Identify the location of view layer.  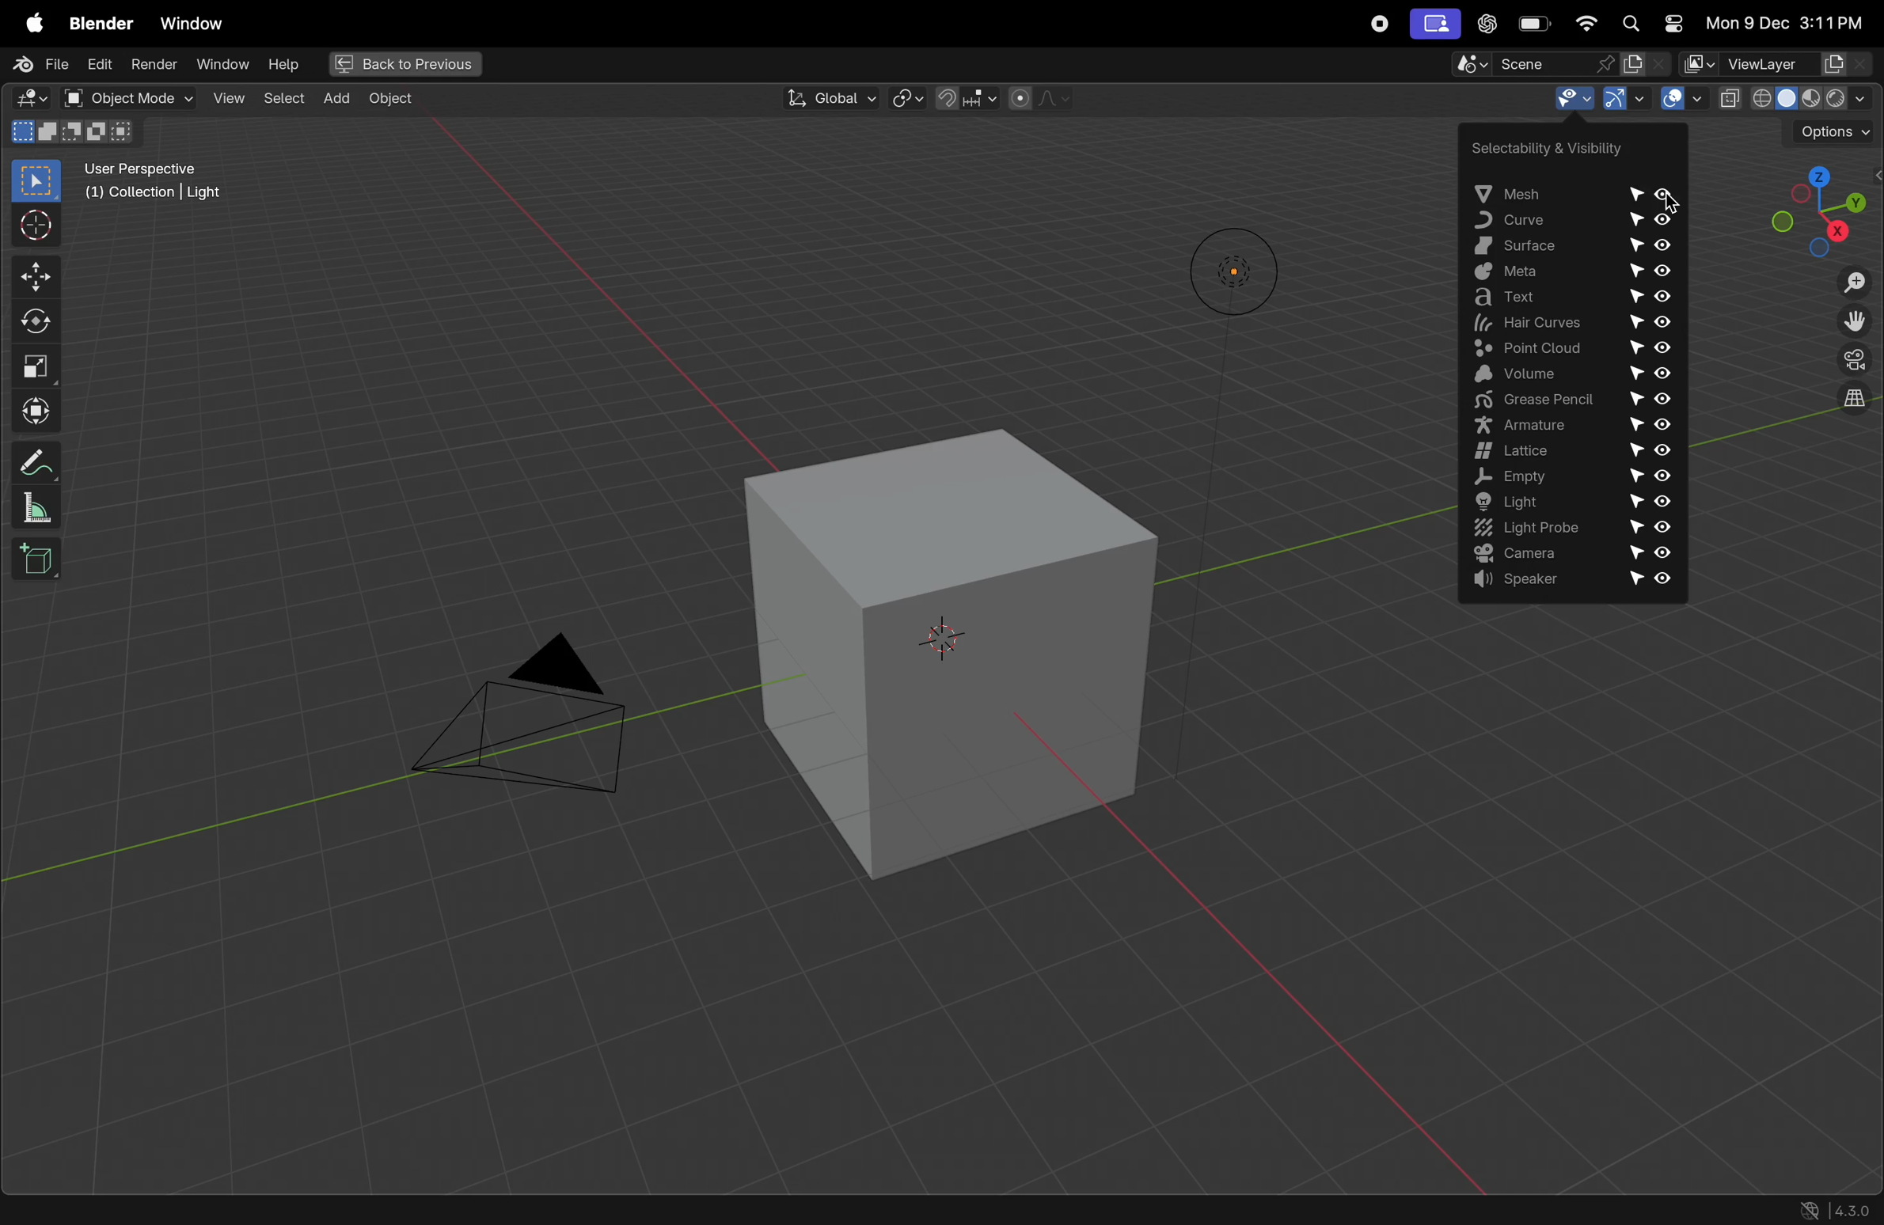
(1779, 64).